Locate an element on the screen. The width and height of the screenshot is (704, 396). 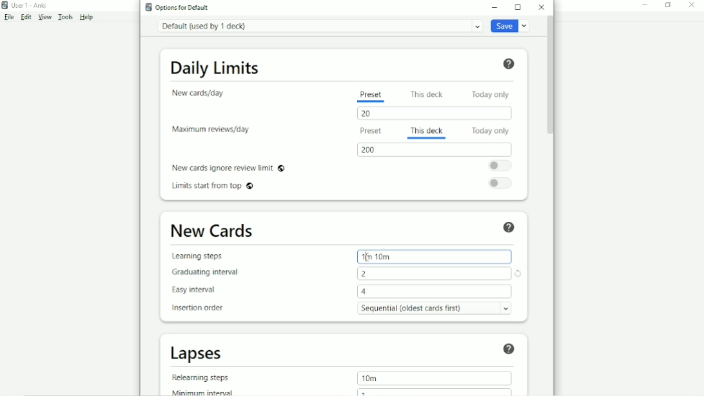
Cursor is located at coordinates (368, 255).